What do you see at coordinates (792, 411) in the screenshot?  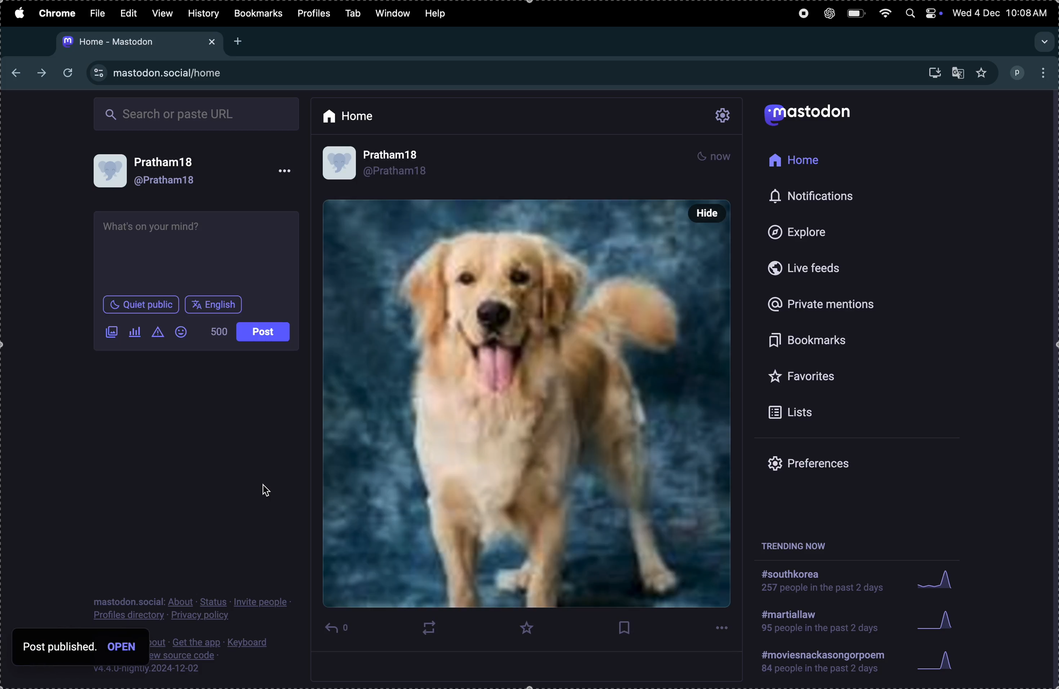 I see `lists` at bounding box center [792, 411].